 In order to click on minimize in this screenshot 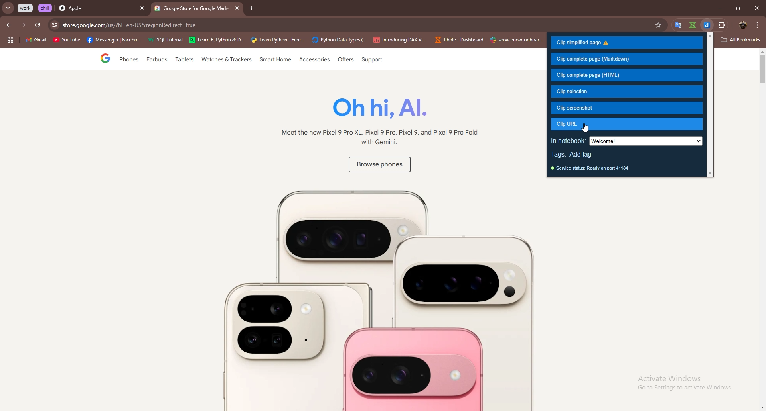, I will do `click(718, 8)`.